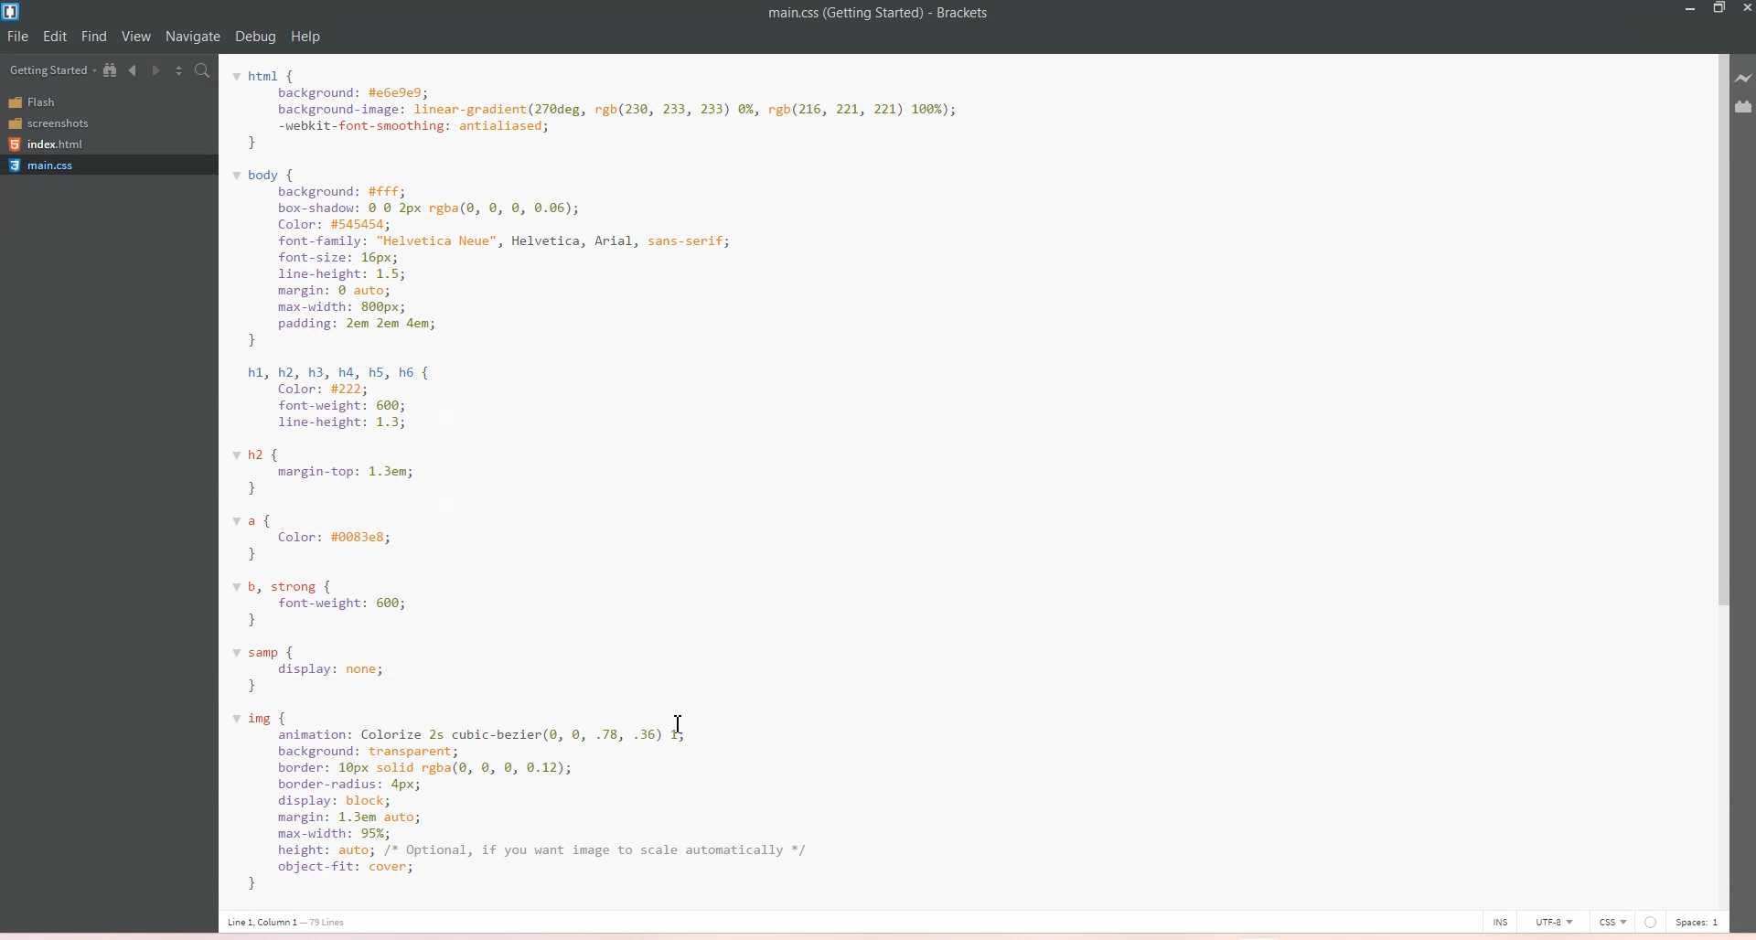  What do you see at coordinates (836, 499) in the screenshot?
I see `html {background: #e6e9ed;background-image: linear-gradient(270deg, rgb(230, 233, 233) 0%, rgb(216, 221, 221) 166%);-webkit-font-smoothing: antialiased;}body {background: #FFf;box-shadou: © 0 2px rgba(0, ©, 8, 0.06);Color: #545454;font-family: "Helvetica Neue", Helvetica, Arial, sans-serif;font-size: 16px;line-height: 1.5;margin: © auto;max-width: 800px;padding: 2em 2em dem;}hl, h2, h3, ha, hs, h6 {Color: #222;font-weight: 600;line-height: 1.3;2 {margin-top: 1.3em;}a {Color: #0083e8;}b, strong {font-weight: 600;}samp {display: none;}img {animation: Colorize 2s cubic-bezier(@, 0, .78, .36) 1;background: transparent;border: 10px solid rgba(, ©, 8, 0.12);border-radius: 4px;display: block;margin: 1.3em auto;max-width: 95%;height: auto; /* Optional, if you want image to scale automatically */object-Fit: cover;1 line1 Column 1 — 73 ines` at bounding box center [836, 499].